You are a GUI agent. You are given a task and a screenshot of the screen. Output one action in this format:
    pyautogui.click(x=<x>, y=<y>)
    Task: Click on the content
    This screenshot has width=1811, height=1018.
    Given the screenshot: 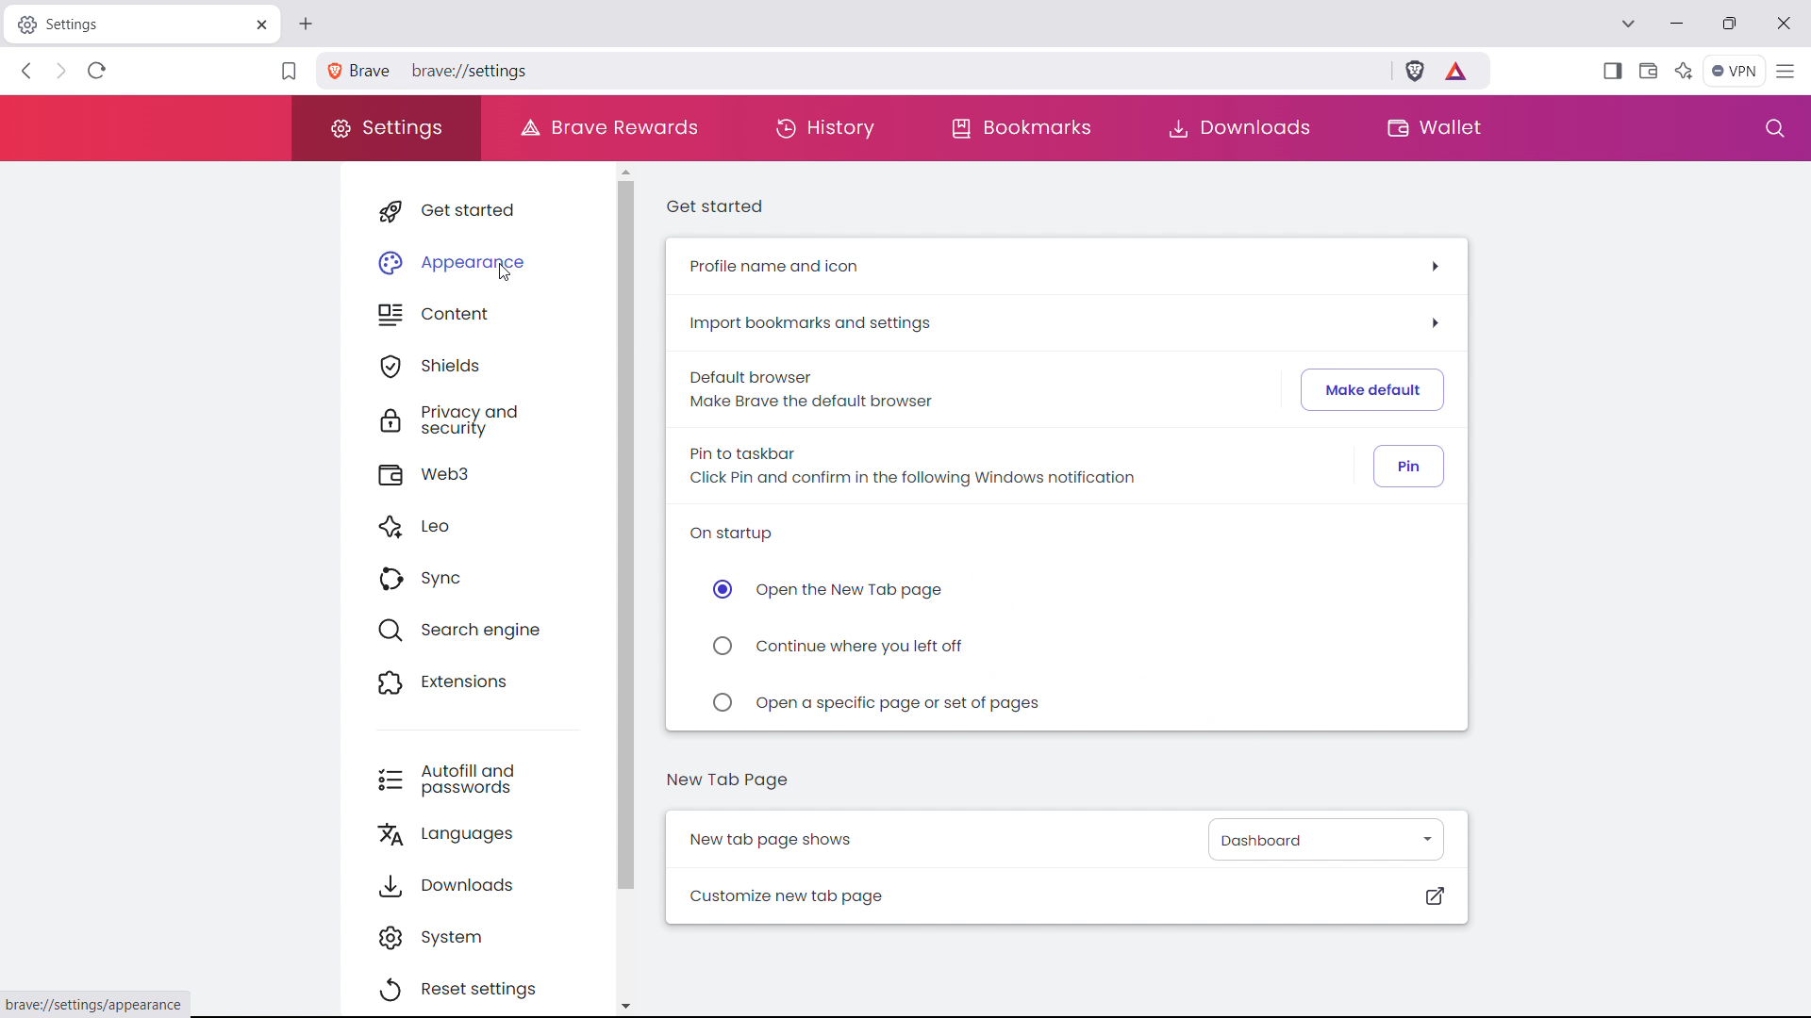 What is the action you would take?
    pyautogui.click(x=481, y=311)
    